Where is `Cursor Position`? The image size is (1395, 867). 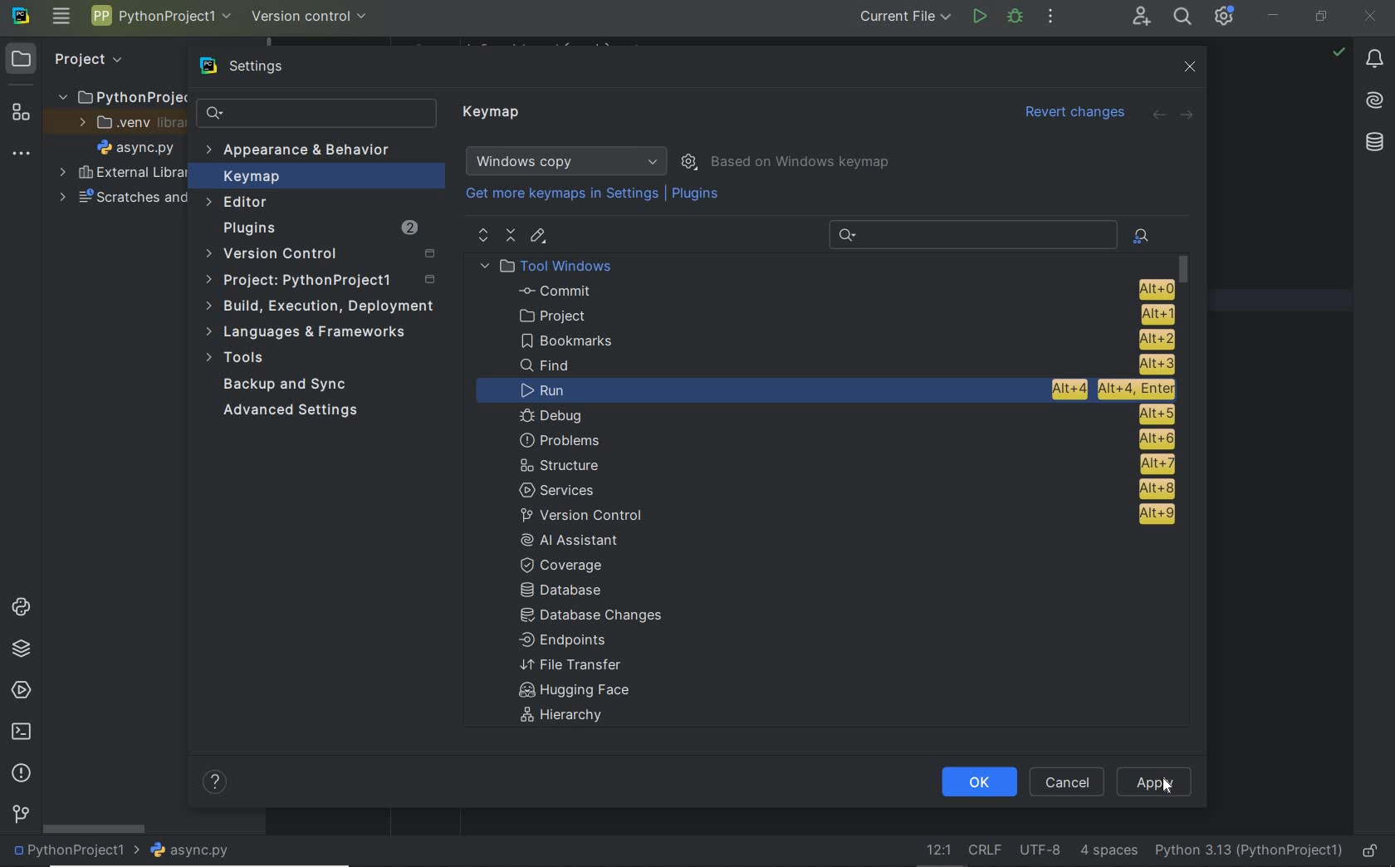
Cursor Position is located at coordinates (1165, 784).